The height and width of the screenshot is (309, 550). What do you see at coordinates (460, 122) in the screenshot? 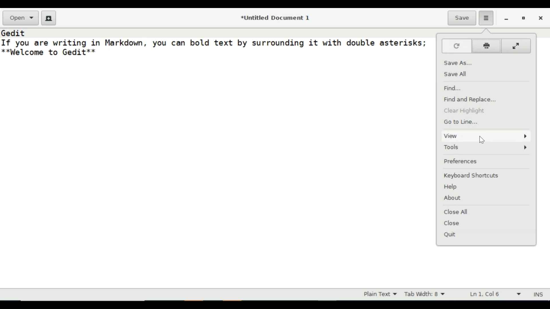
I see `Go to Line` at bounding box center [460, 122].